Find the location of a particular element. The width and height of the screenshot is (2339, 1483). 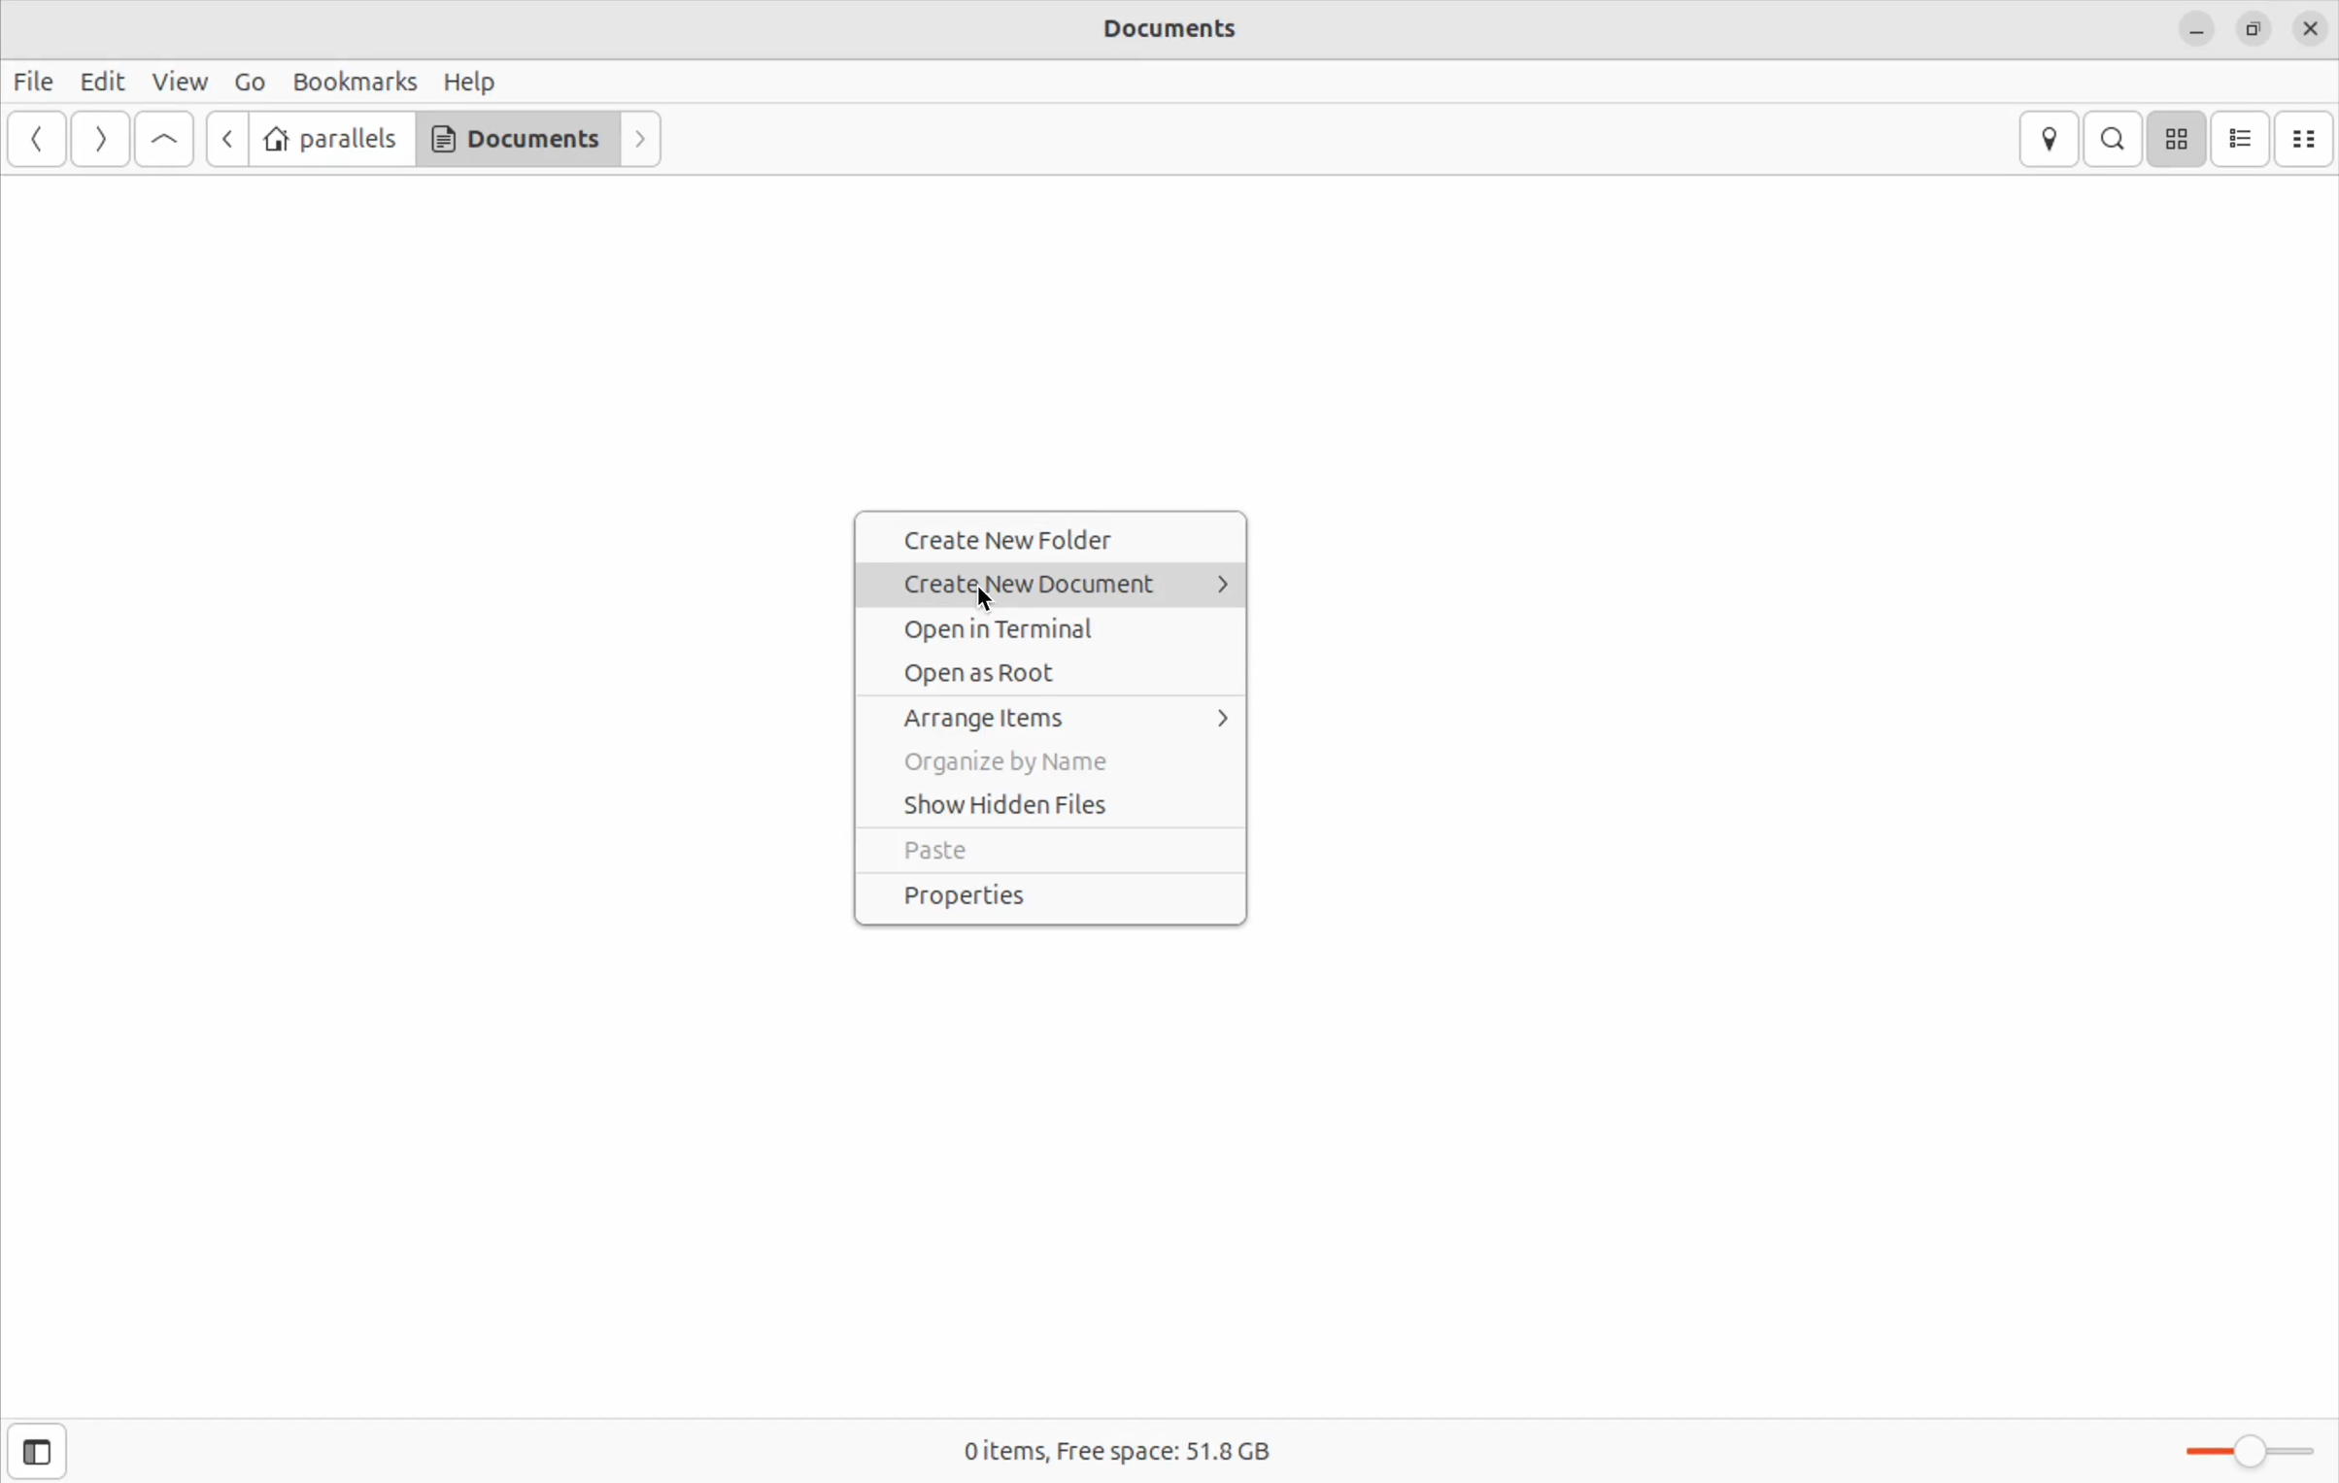

parallels is located at coordinates (331, 140).